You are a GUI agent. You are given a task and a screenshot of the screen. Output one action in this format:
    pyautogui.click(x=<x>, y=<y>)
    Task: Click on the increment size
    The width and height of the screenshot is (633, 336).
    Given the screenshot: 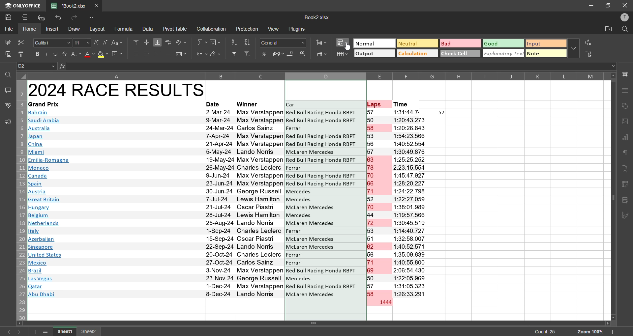 What is the action you would take?
    pyautogui.click(x=96, y=42)
    